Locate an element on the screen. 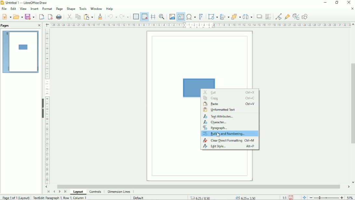 Image resolution: width=355 pixels, height=200 pixels. 6.25/8.50 is located at coordinates (201, 197).